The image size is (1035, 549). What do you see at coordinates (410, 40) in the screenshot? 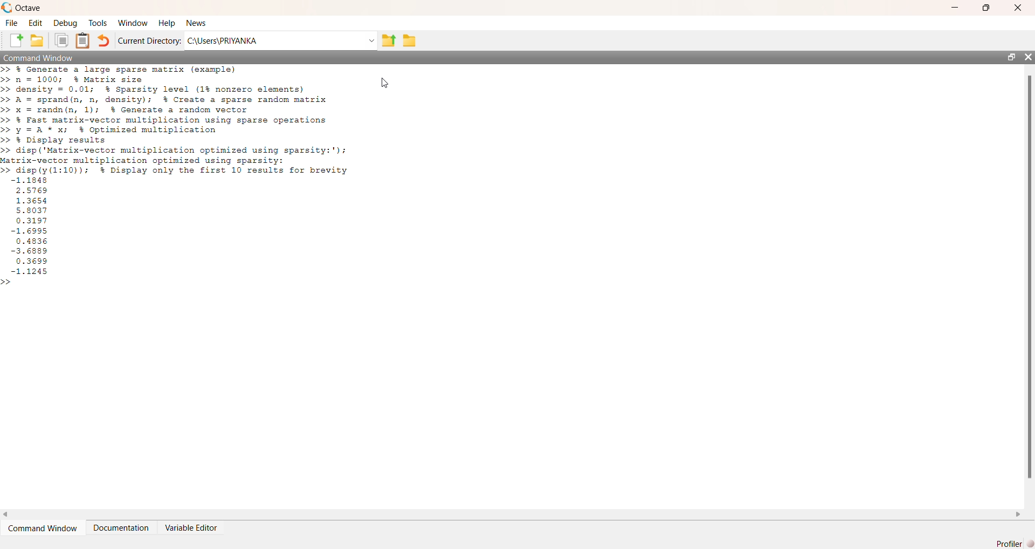
I see `browse directories` at bounding box center [410, 40].